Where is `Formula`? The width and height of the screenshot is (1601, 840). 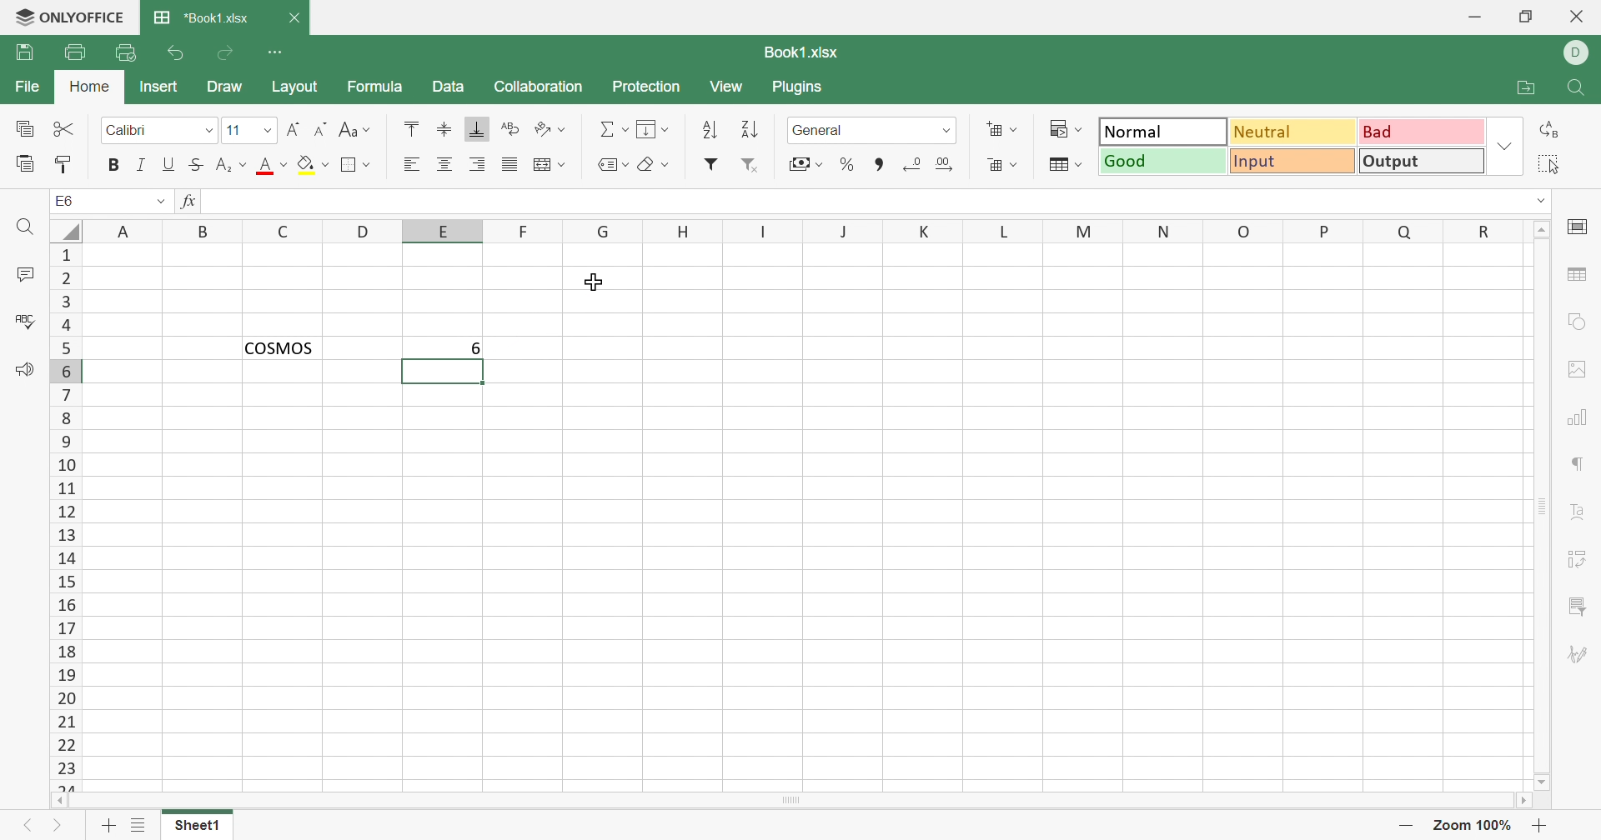 Formula is located at coordinates (374, 87).